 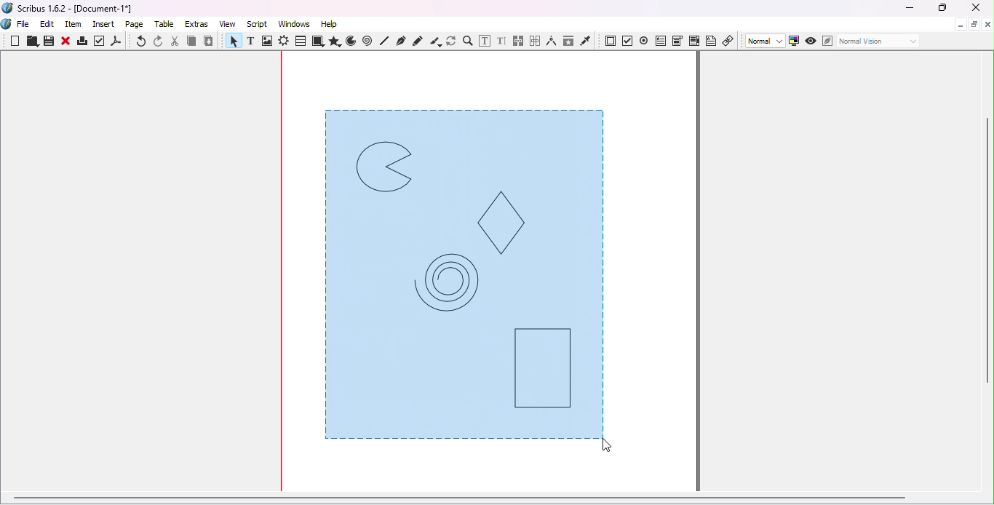 I want to click on Maximize, so click(x=974, y=23).